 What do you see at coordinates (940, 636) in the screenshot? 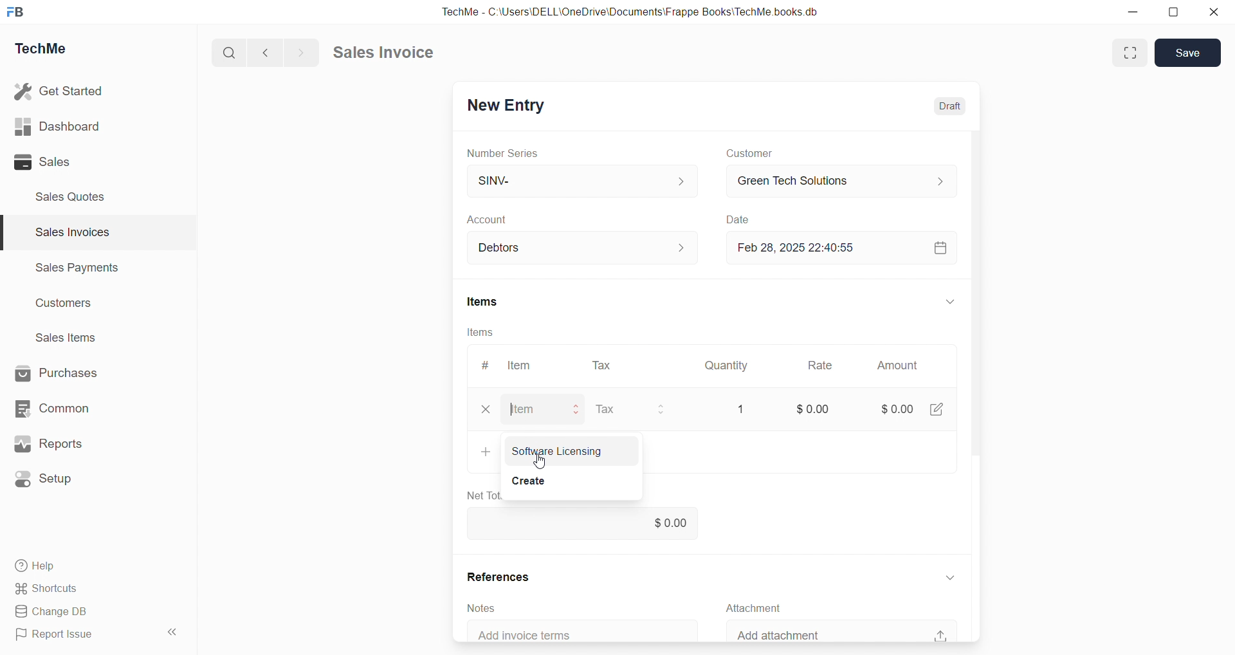
I see `upload` at bounding box center [940, 636].